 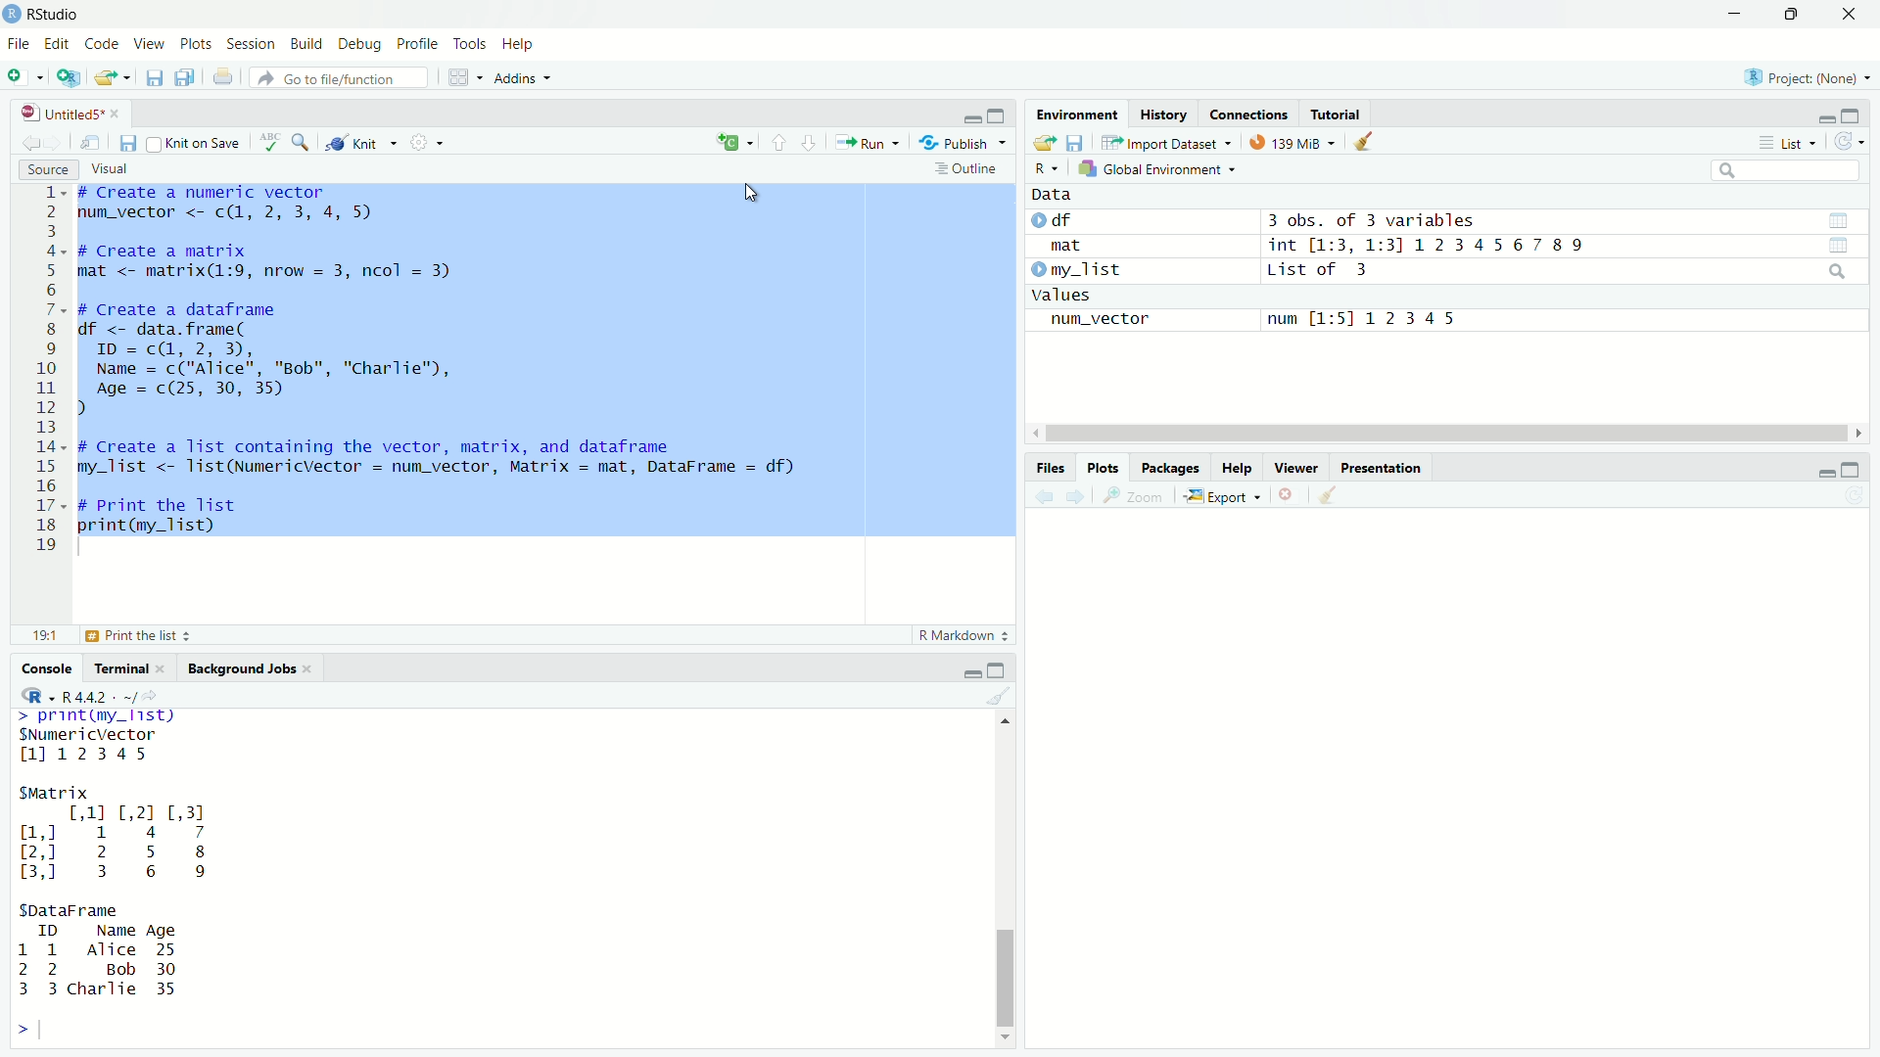 I want to click on Visual, so click(x=120, y=166).